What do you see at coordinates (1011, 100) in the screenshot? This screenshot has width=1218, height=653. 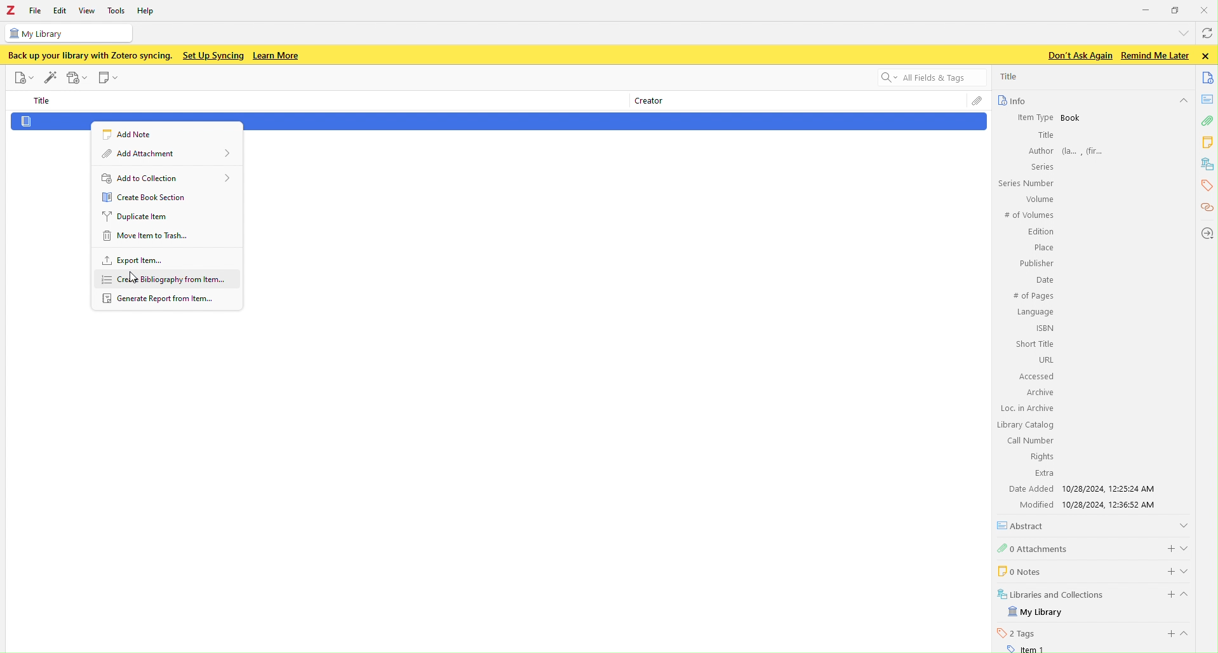 I see `Info` at bounding box center [1011, 100].